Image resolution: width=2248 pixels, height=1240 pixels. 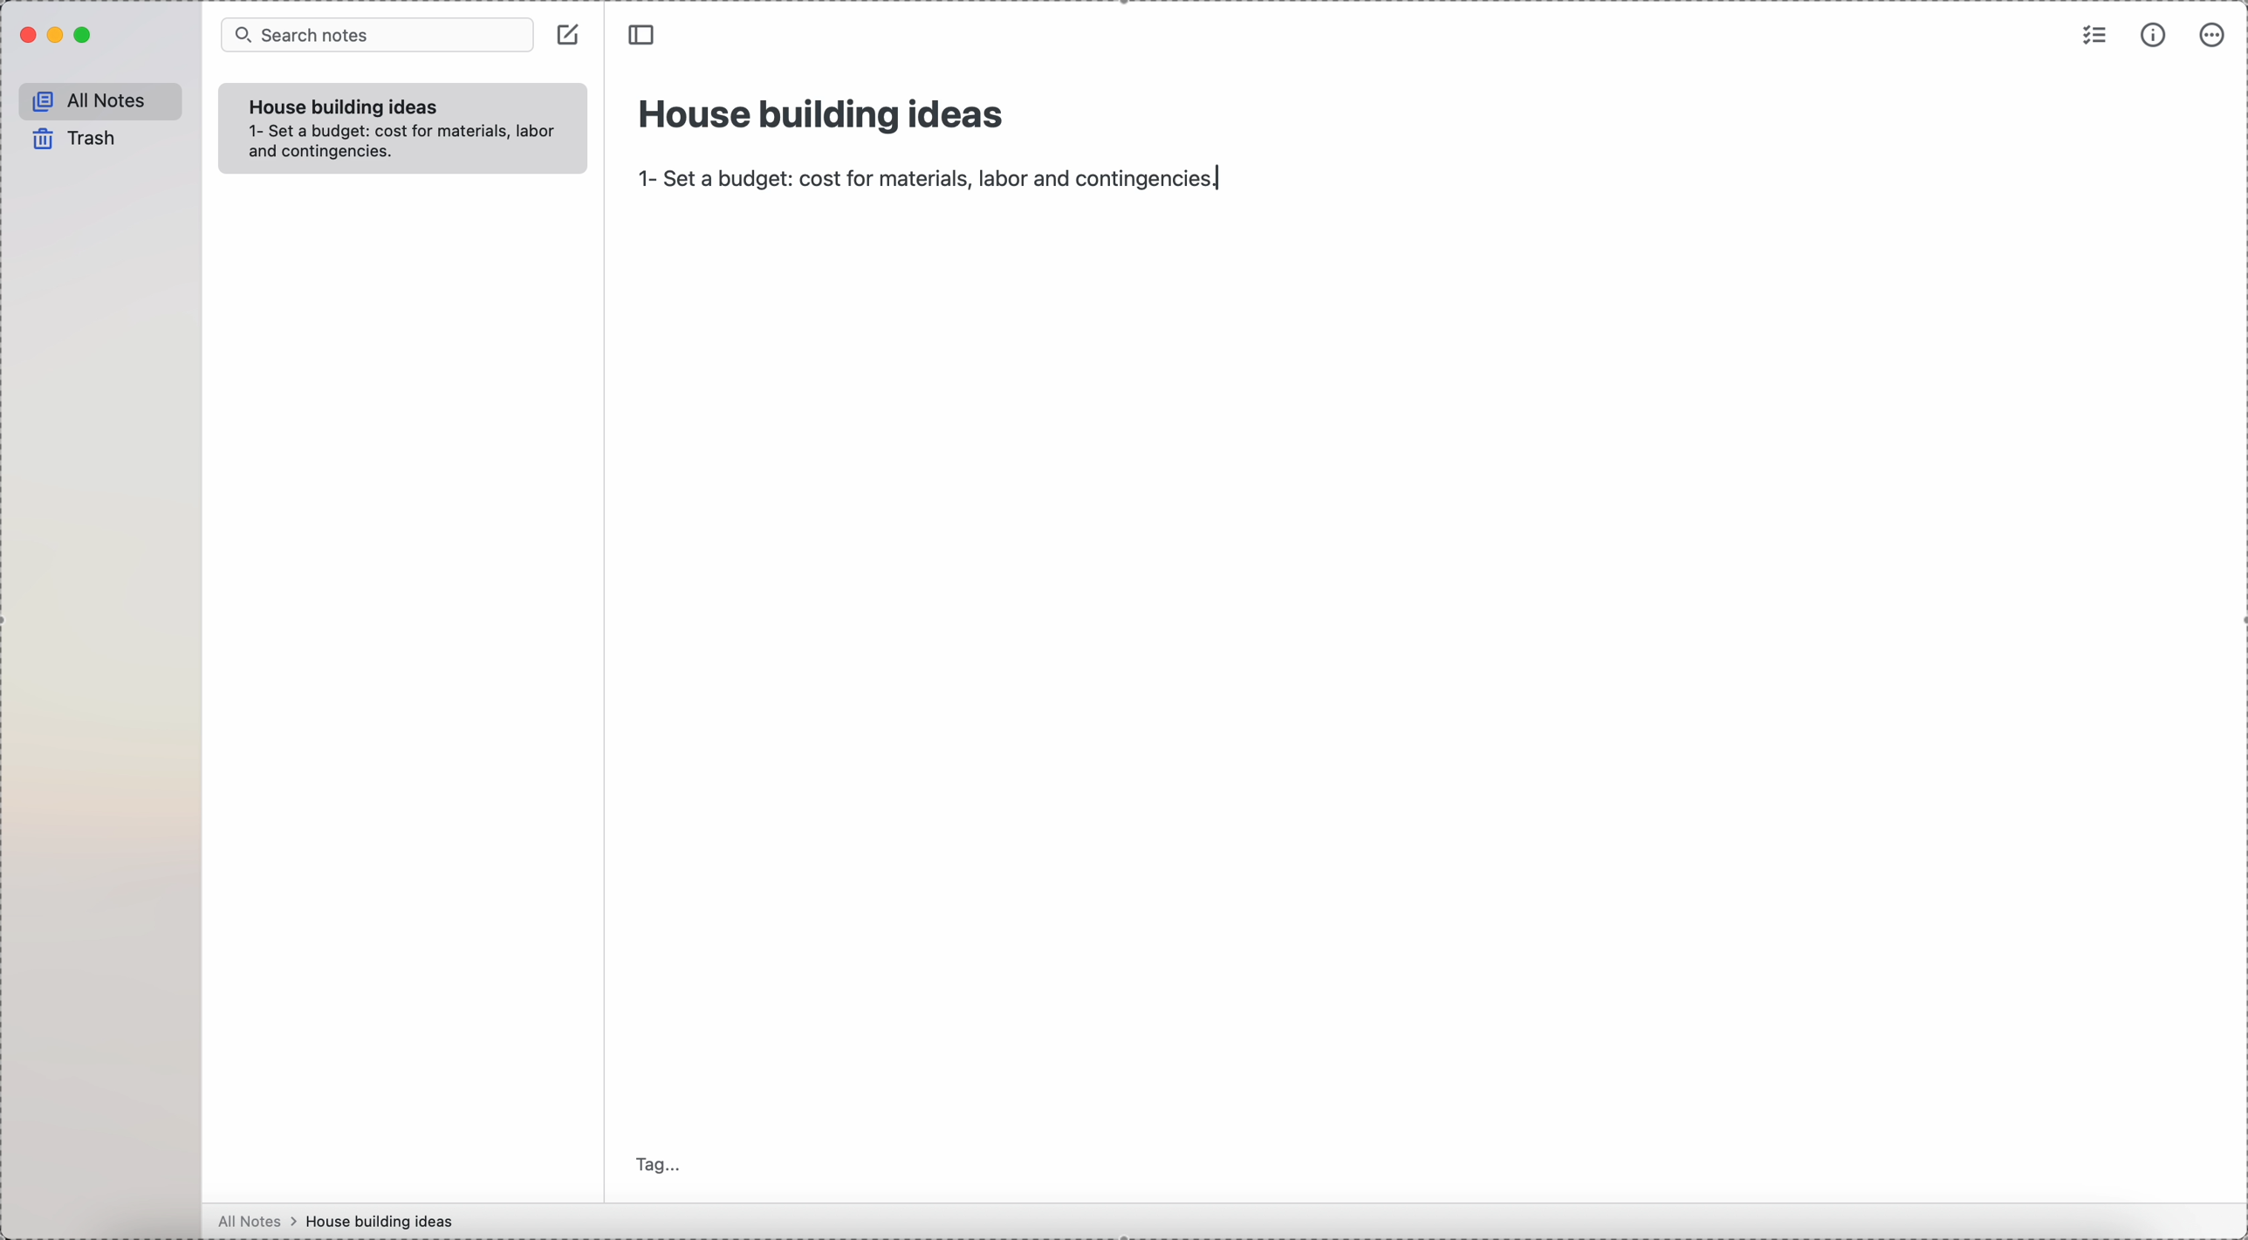 I want to click on create note, so click(x=572, y=40).